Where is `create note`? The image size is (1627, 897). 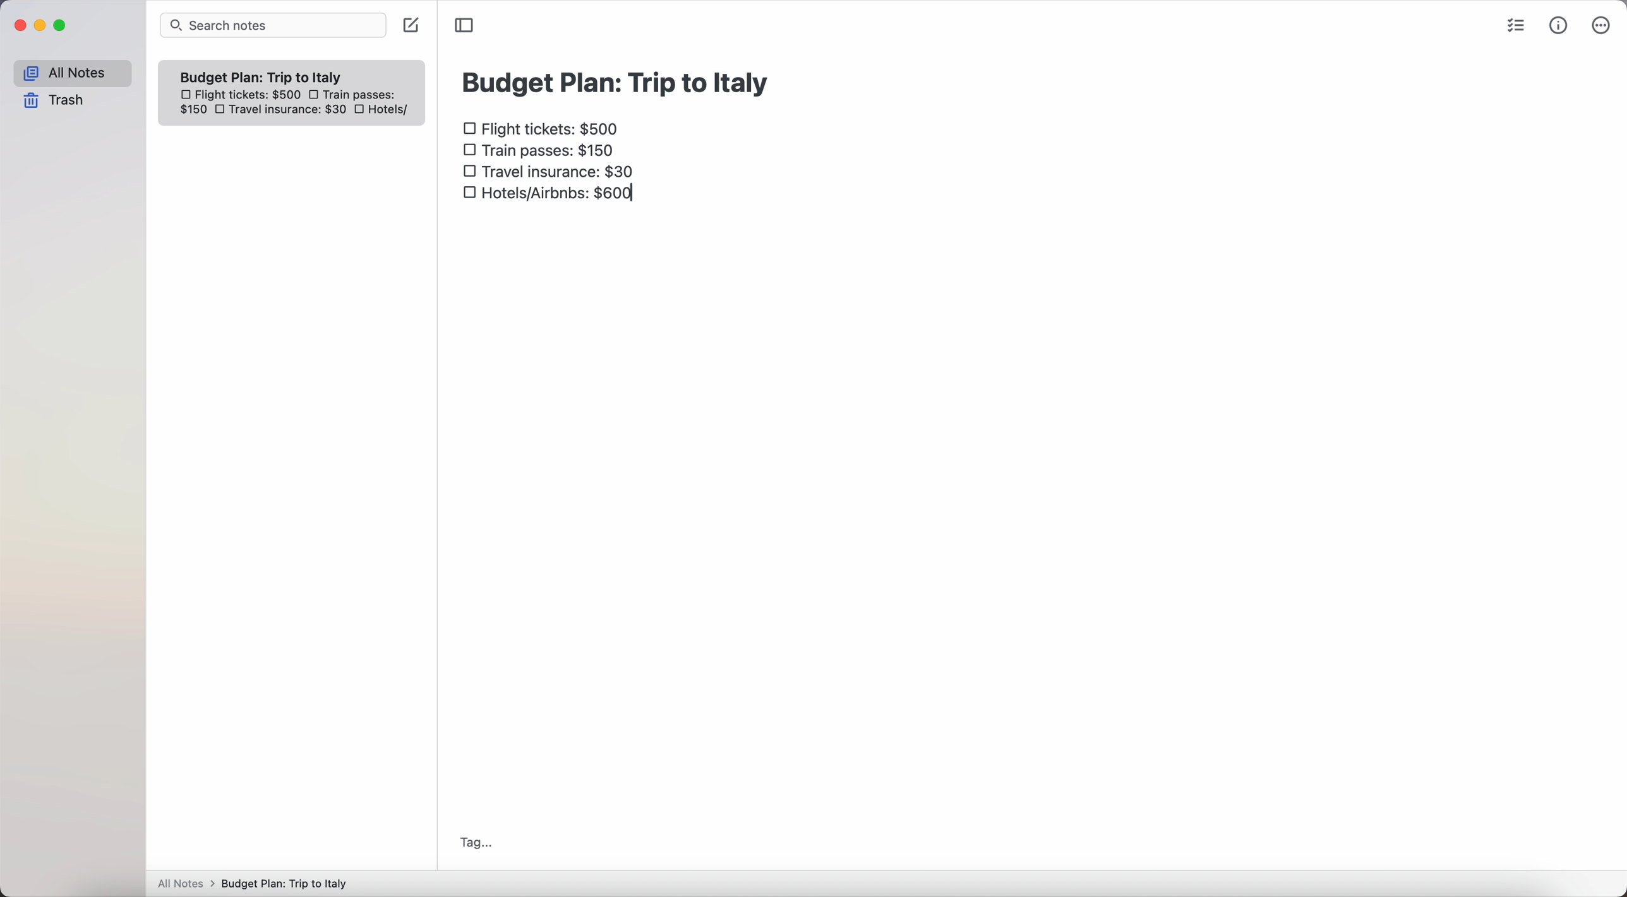
create note is located at coordinates (410, 27).